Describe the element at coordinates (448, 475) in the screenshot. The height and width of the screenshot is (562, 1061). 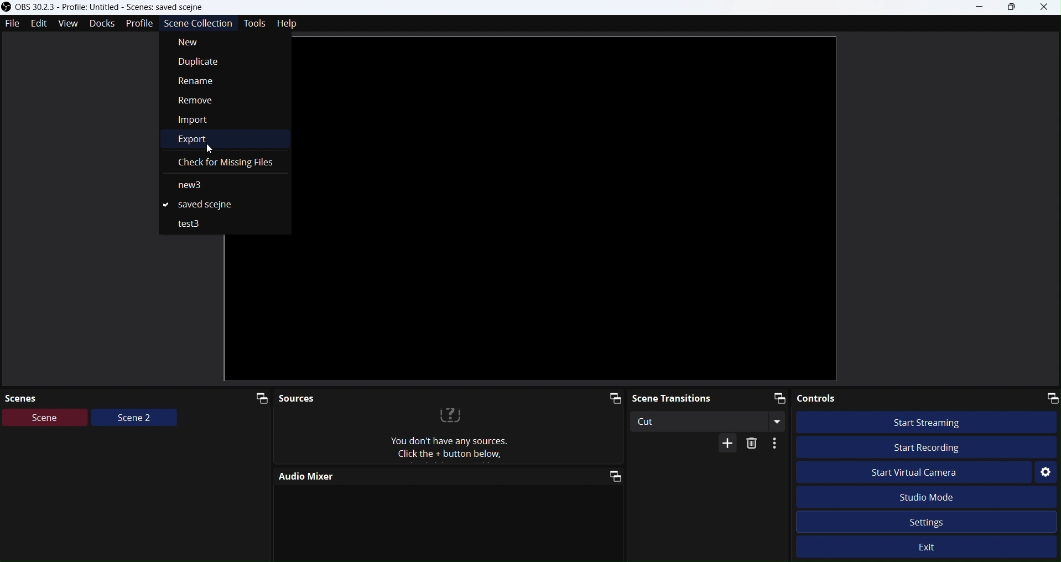
I see `Audio Mixer` at that location.